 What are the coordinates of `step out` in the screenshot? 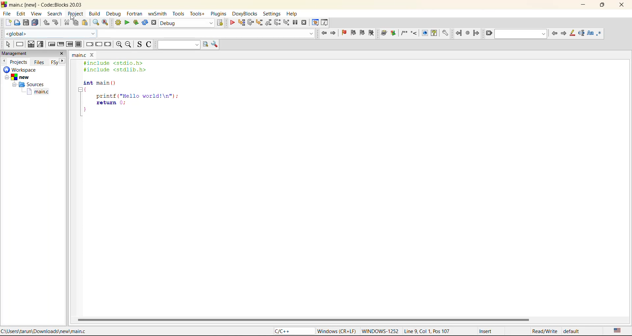 It's located at (269, 23).